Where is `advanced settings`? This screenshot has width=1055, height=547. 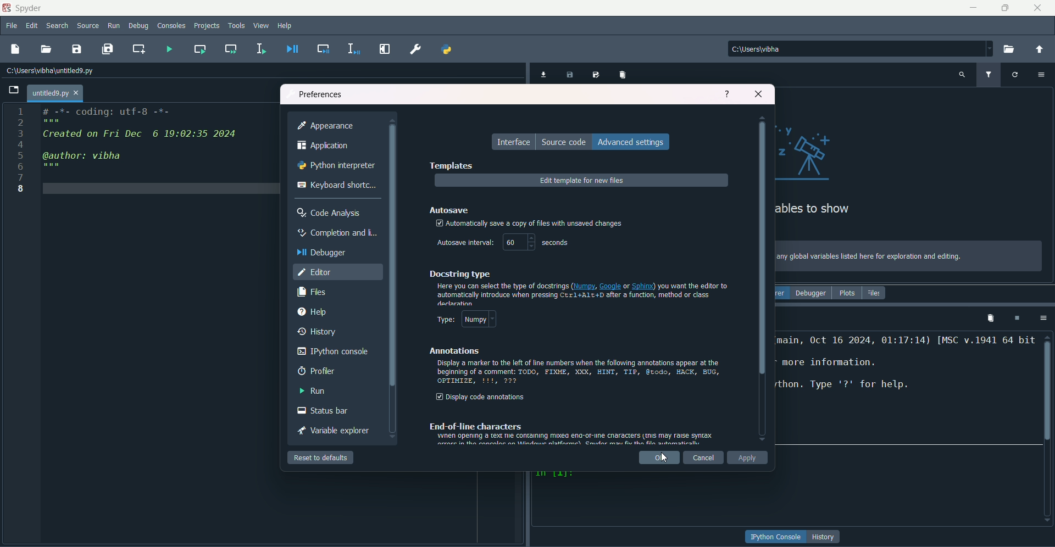 advanced settings is located at coordinates (631, 142).